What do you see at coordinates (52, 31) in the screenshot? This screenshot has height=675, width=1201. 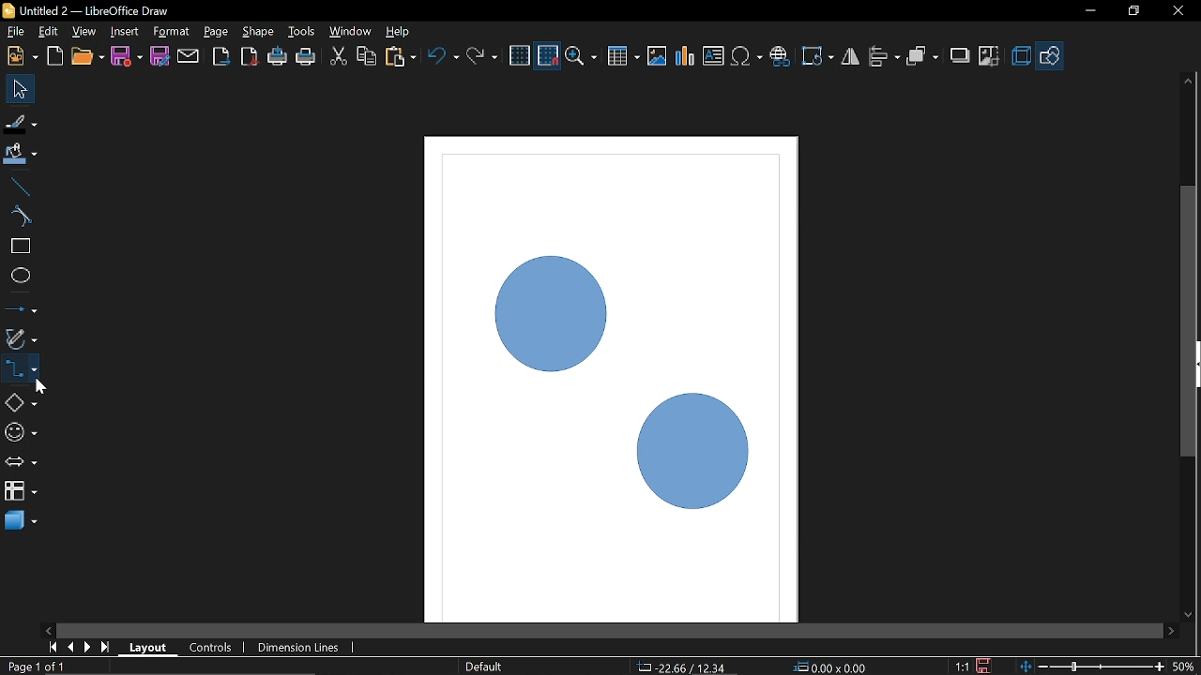 I see `edit` at bounding box center [52, 31].